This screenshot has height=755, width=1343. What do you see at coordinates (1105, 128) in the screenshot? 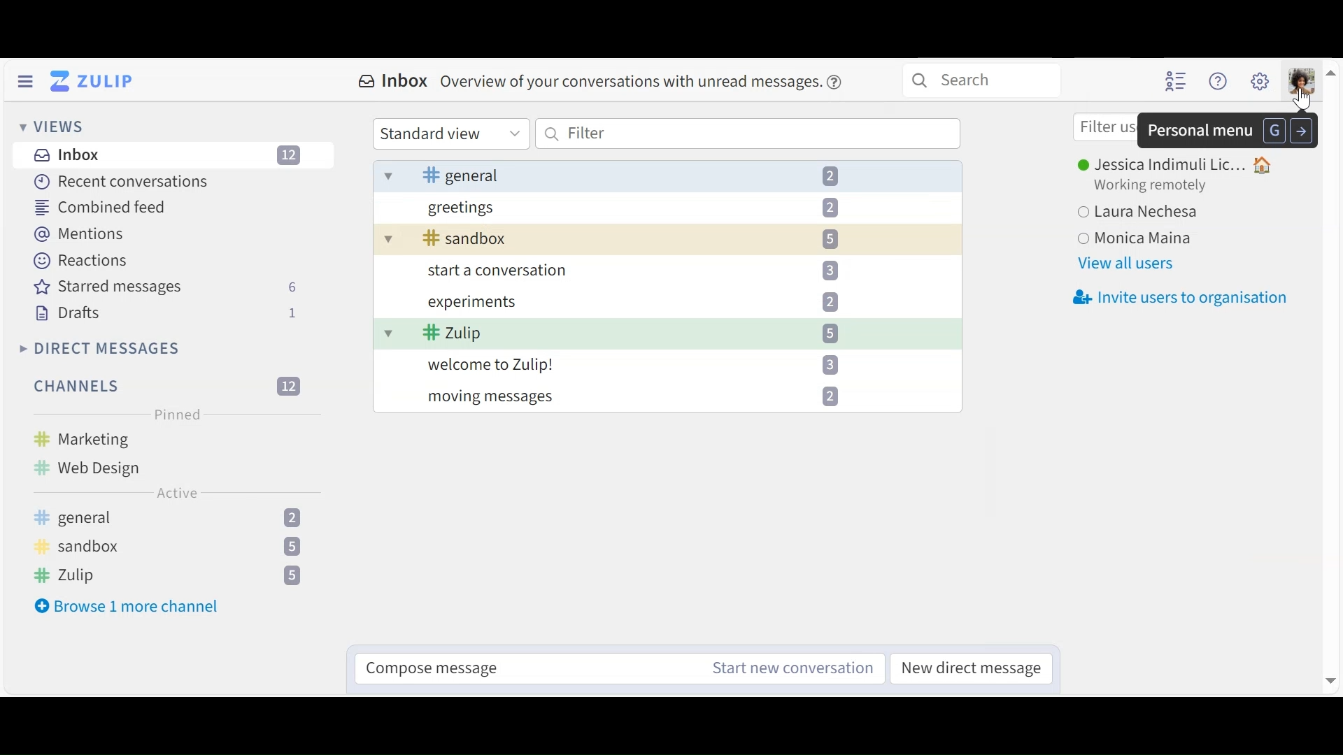
I see `Filter user` at bounding box center [1105, 128].